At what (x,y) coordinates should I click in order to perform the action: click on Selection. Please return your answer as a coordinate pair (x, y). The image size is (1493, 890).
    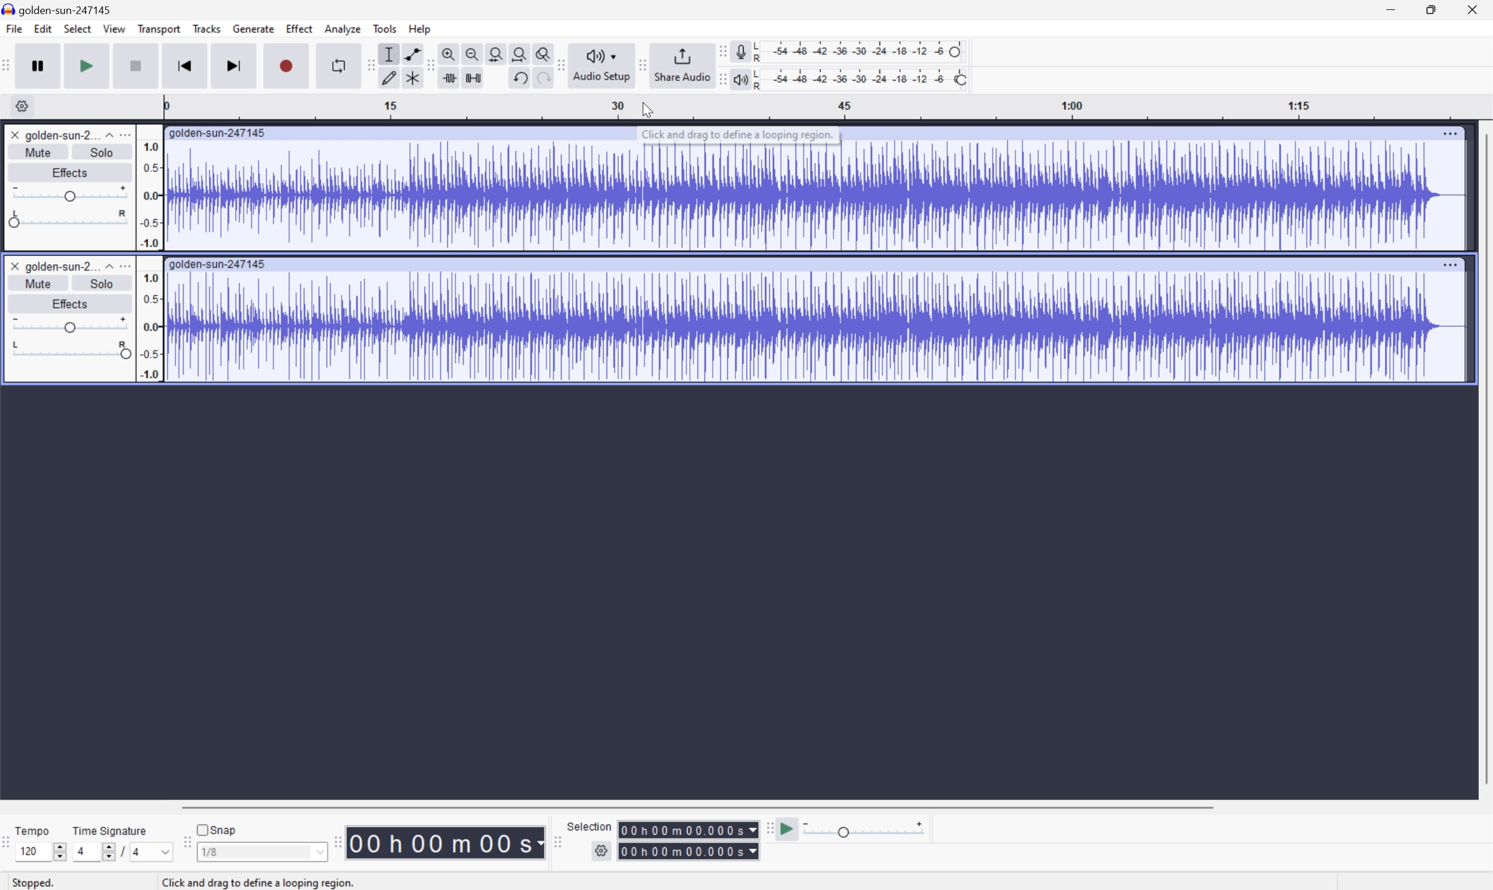
    Looking at the image, I should click on (591, 826).